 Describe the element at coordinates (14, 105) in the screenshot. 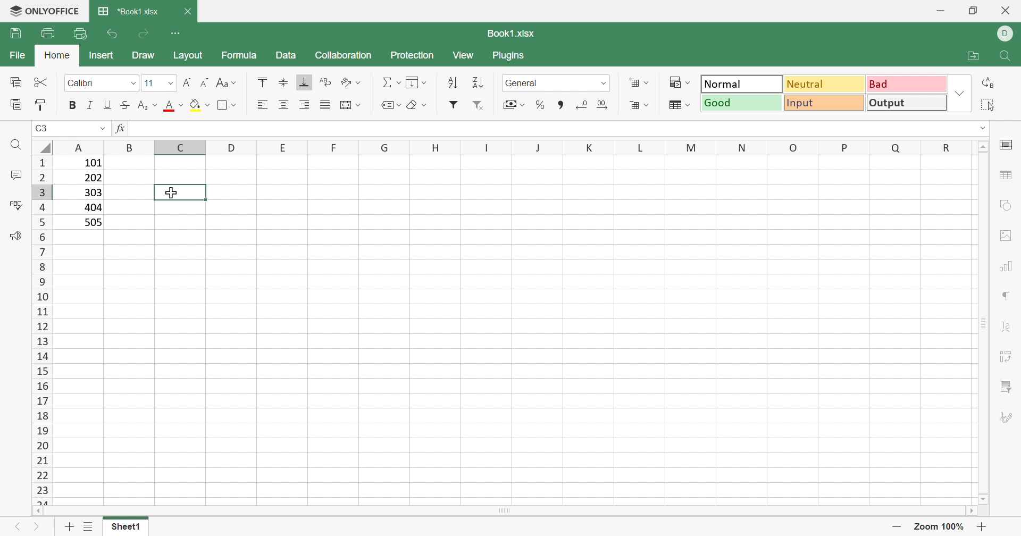

I see `Paste` at that location.